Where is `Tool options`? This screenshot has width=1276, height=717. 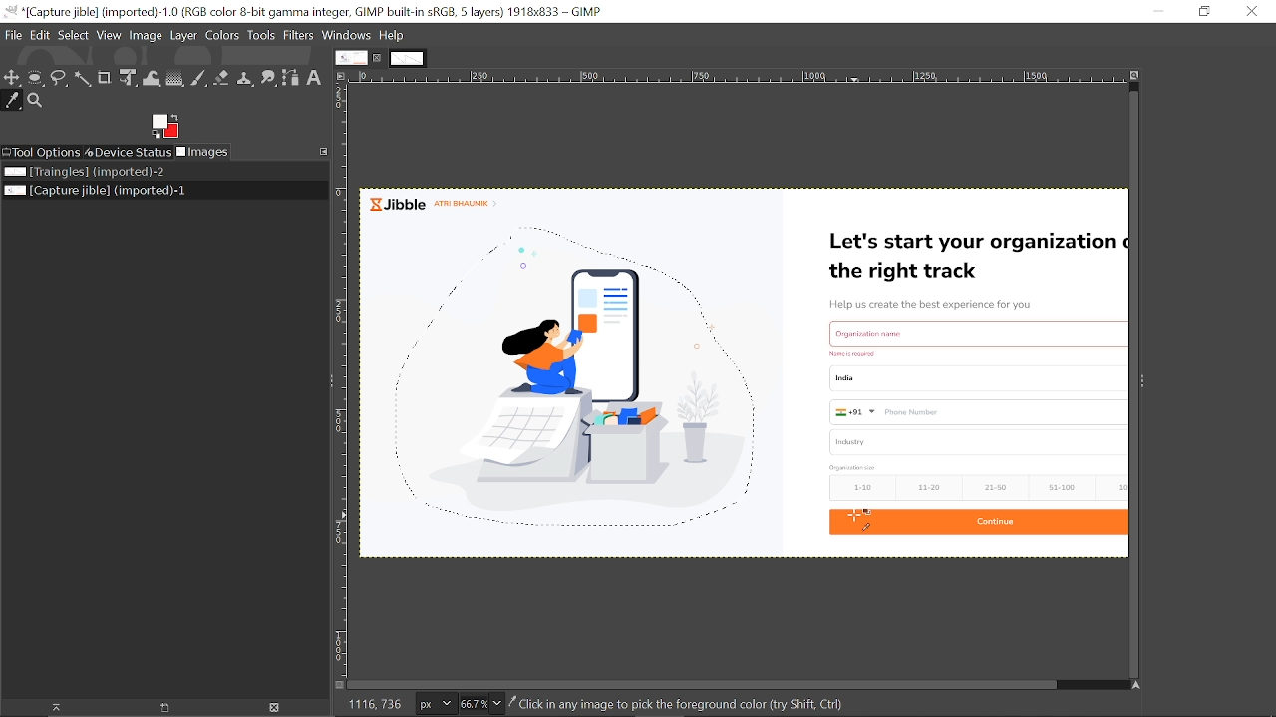 Tool options is located at coordinates (43, 153).